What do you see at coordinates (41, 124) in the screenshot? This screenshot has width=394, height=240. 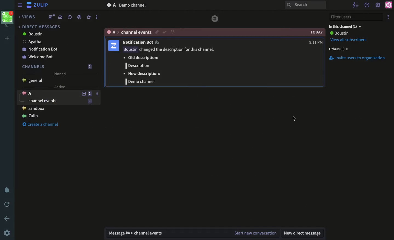 I see `Create a channel` at bounding box center [41, 124].